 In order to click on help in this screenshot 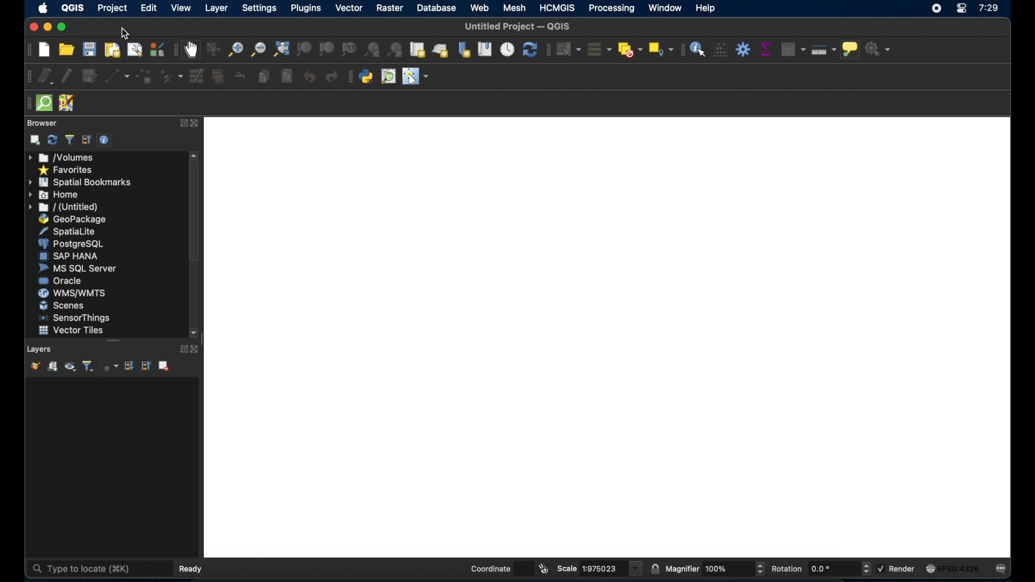, I will do `click(707, 8)`.